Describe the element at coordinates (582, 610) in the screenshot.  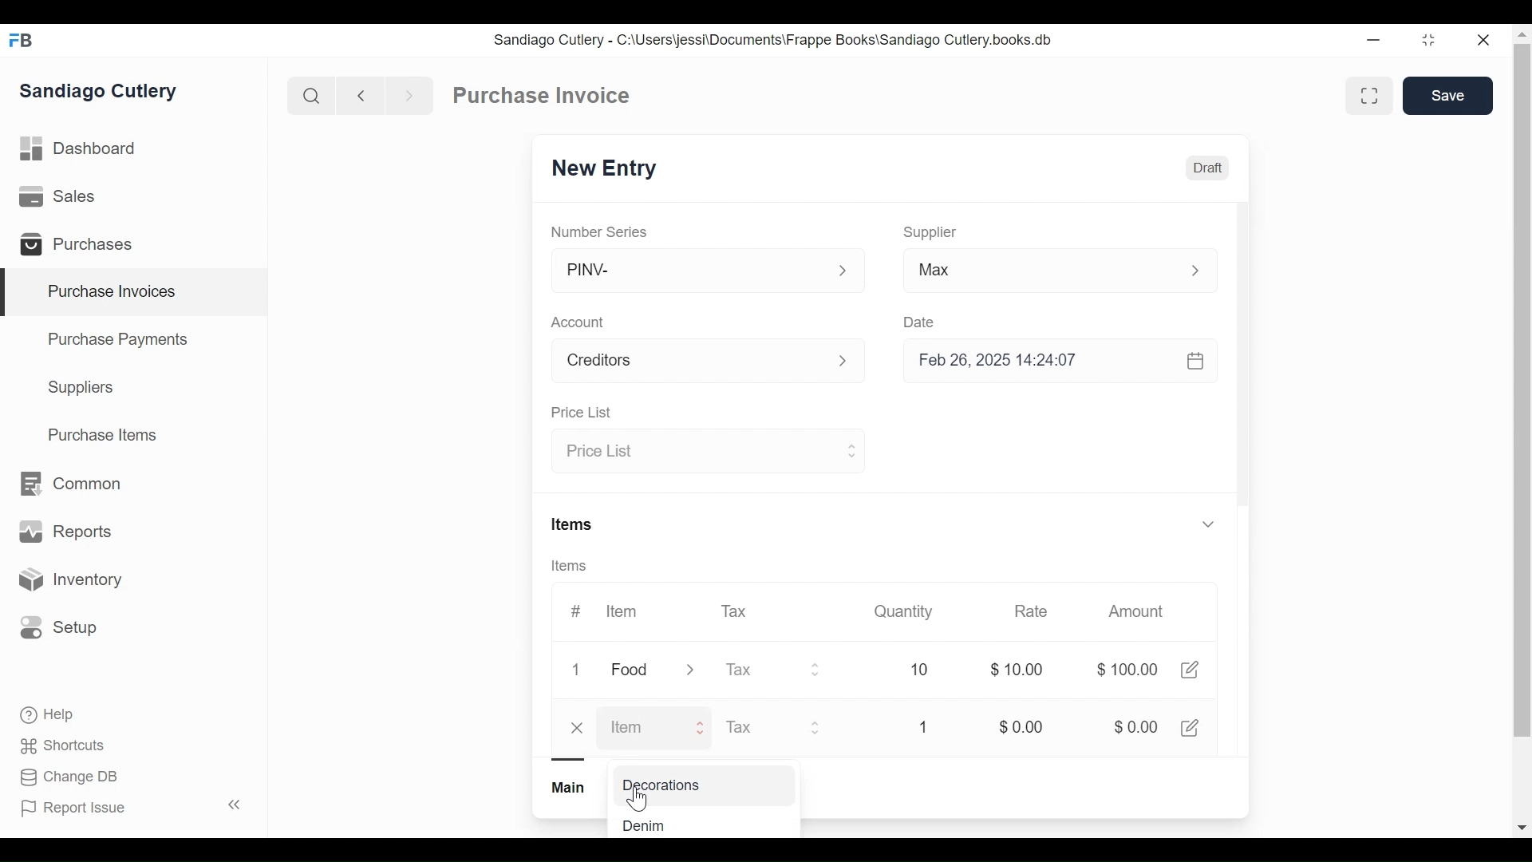
I see `#` at that location.